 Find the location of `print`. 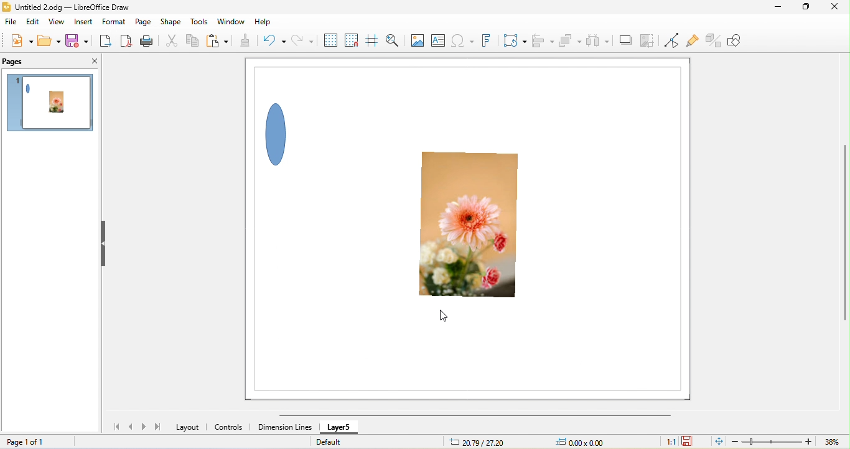

print is located at coordinates (151, 42).